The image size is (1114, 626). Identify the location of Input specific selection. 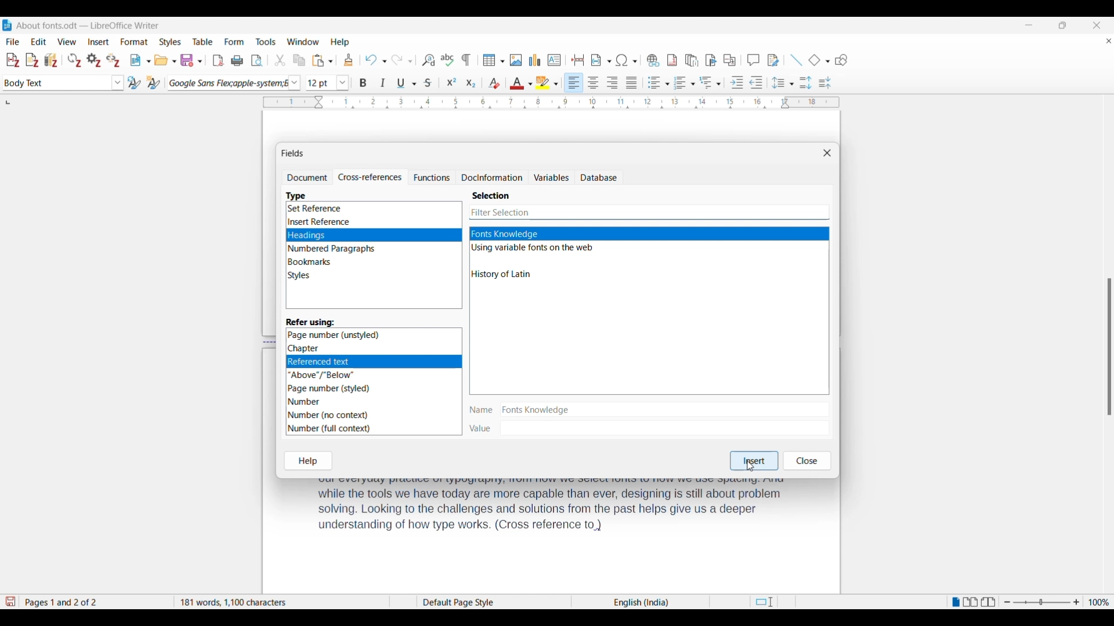
(649, 212).